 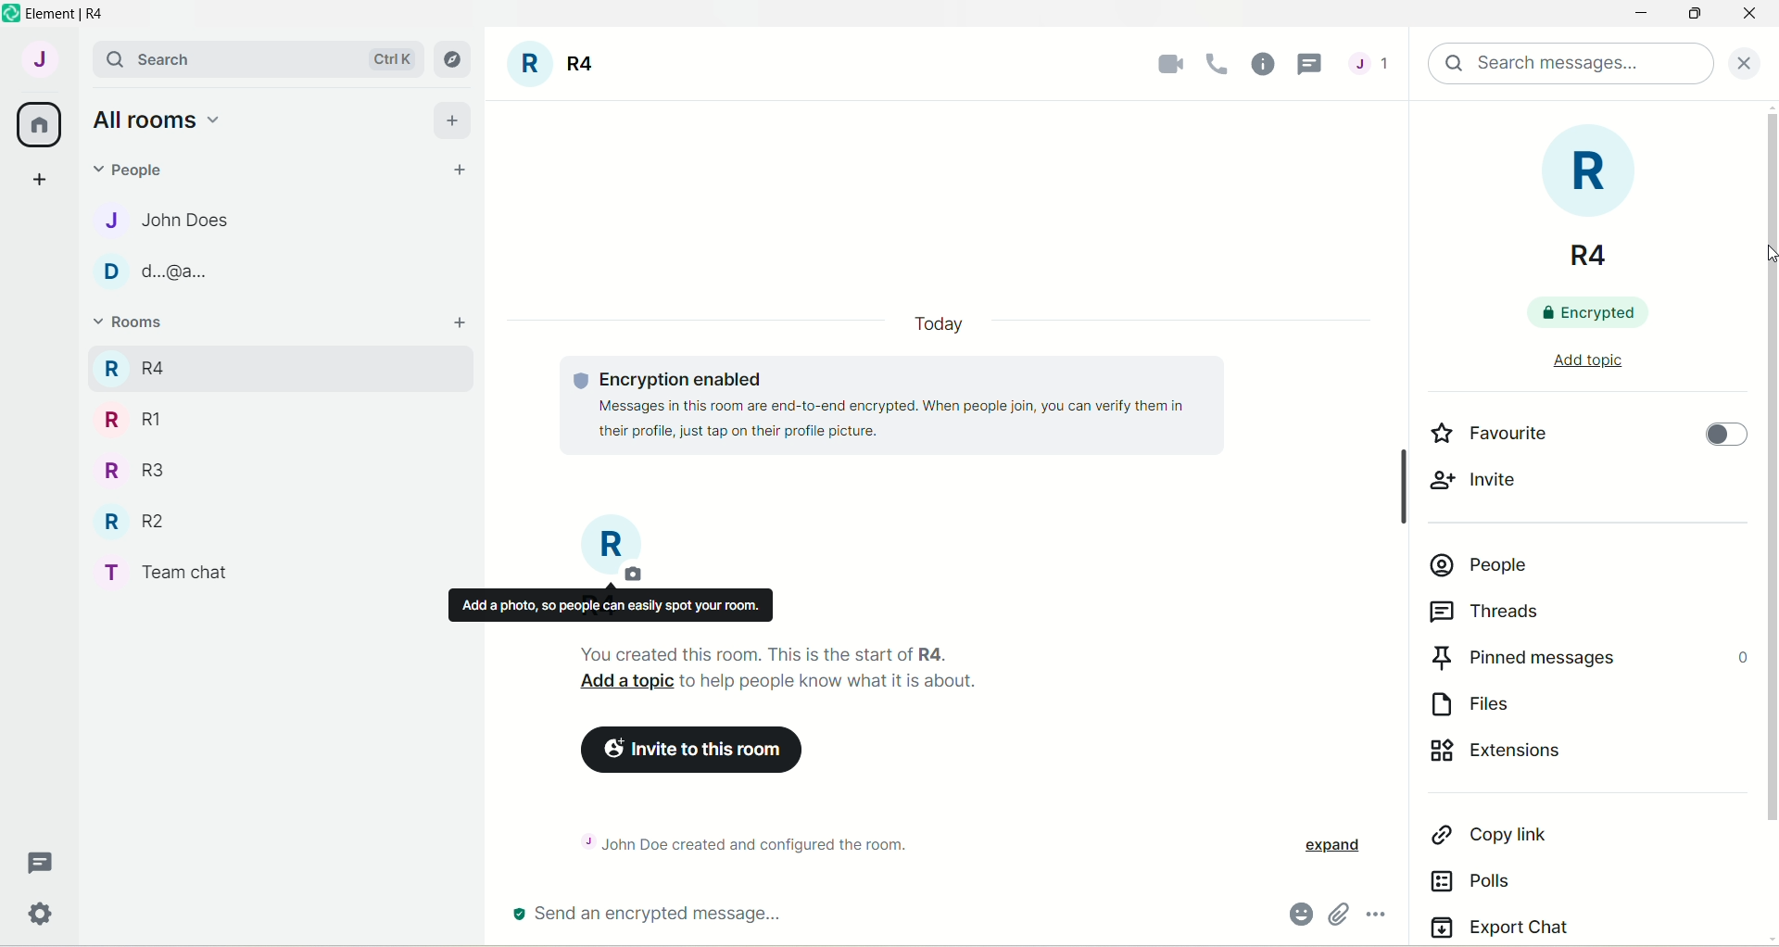 I want to click on account, so click(x=38, y=58).